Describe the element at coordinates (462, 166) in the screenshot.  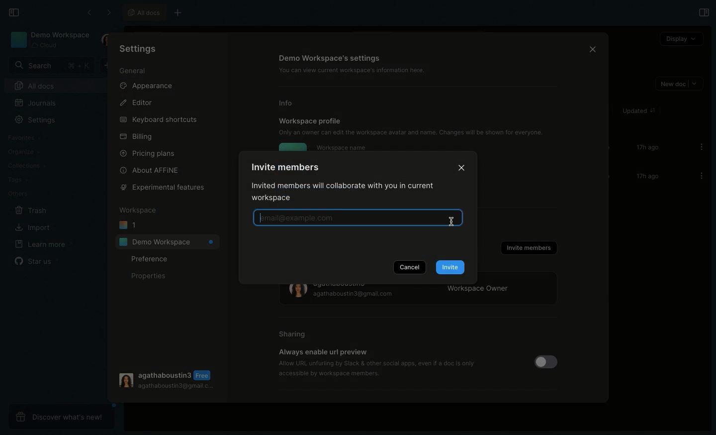
I see `Close` at that location.